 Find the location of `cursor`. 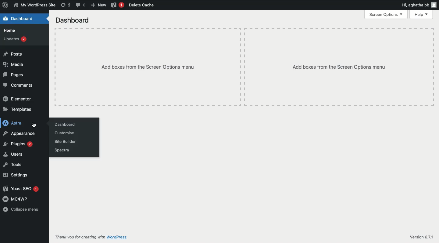

cursor is located at coordinates (33, 125).